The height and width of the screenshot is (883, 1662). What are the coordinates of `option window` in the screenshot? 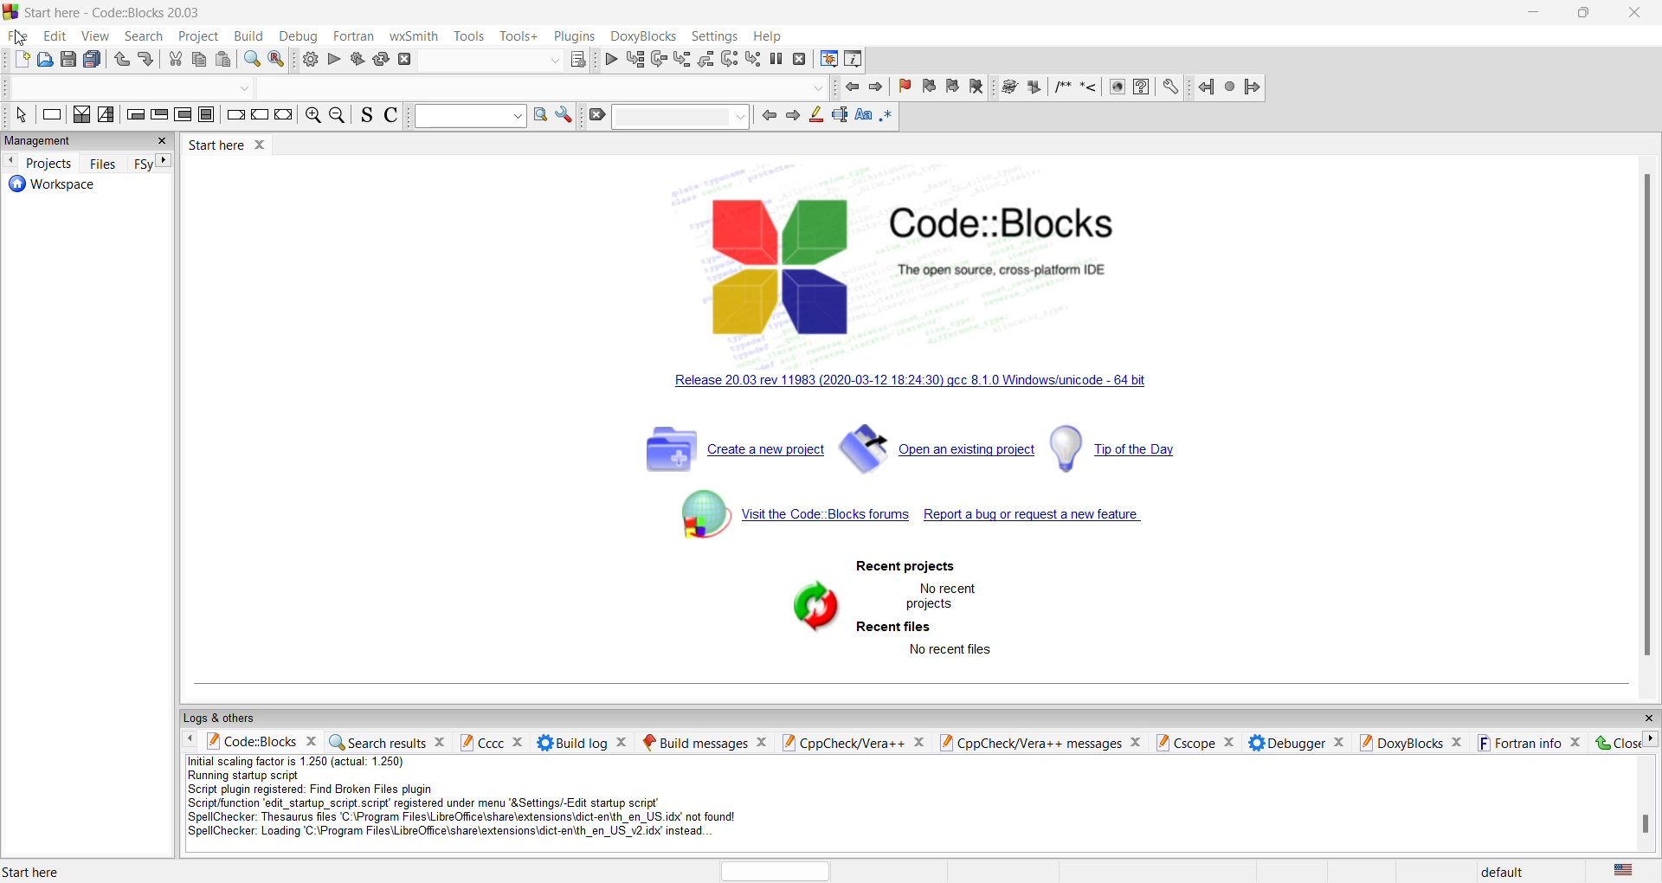 It's located at (539, 116).